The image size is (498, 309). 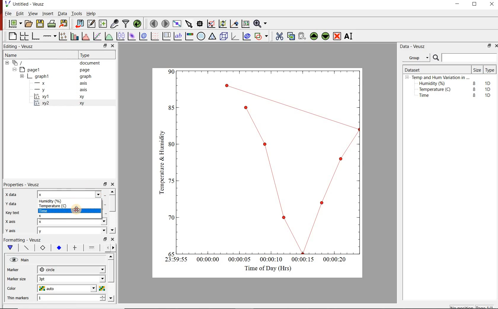 What do you see at coordinates (25, 35) in the screenshot?
I see `arrange graphs in a grid` at bounding box center [25, 35].